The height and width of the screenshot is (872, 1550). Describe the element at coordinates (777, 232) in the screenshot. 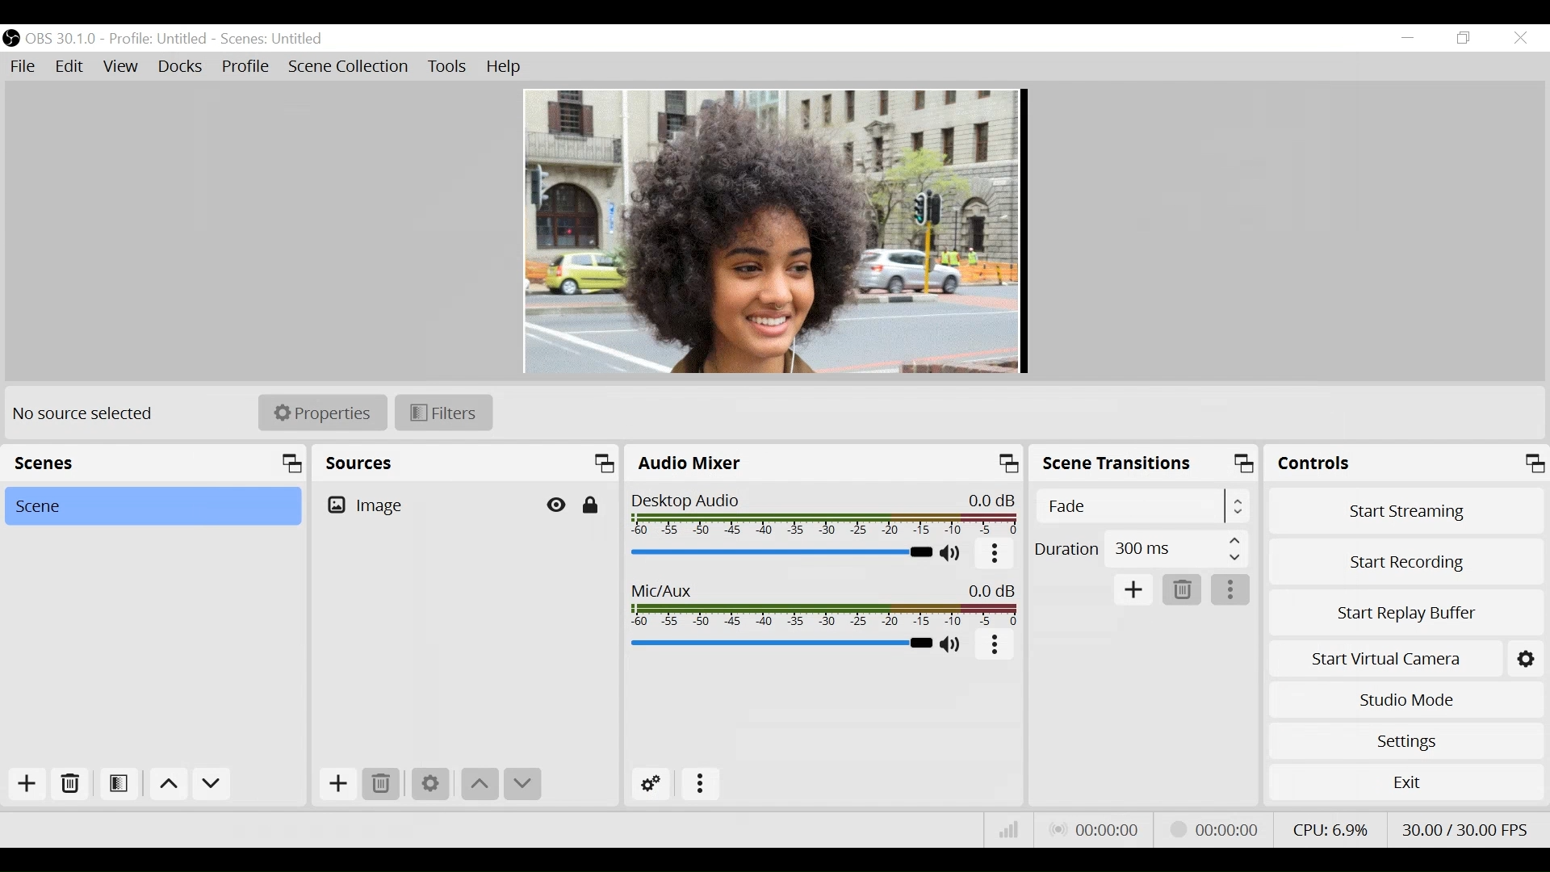

I see `Preview` at that location.